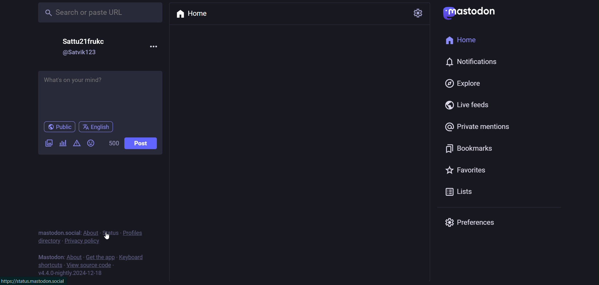 The height and width of the screenshot is (285, 599). I want to click on private mention, so click(479, 127).